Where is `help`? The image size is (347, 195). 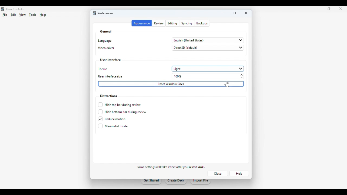
help is located at coordinates (43, 15).